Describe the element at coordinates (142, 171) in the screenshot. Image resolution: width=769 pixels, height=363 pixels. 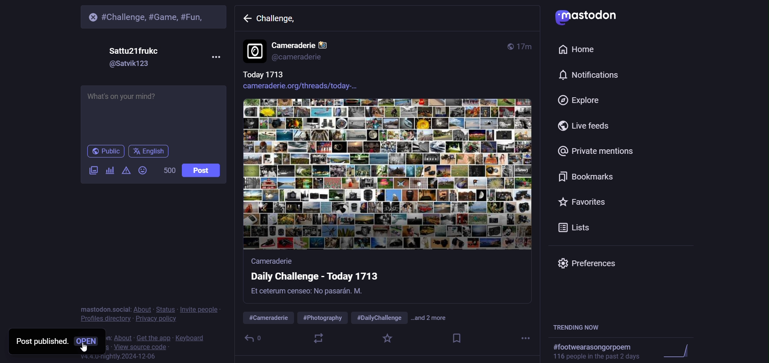
I see `emoji` at that location.